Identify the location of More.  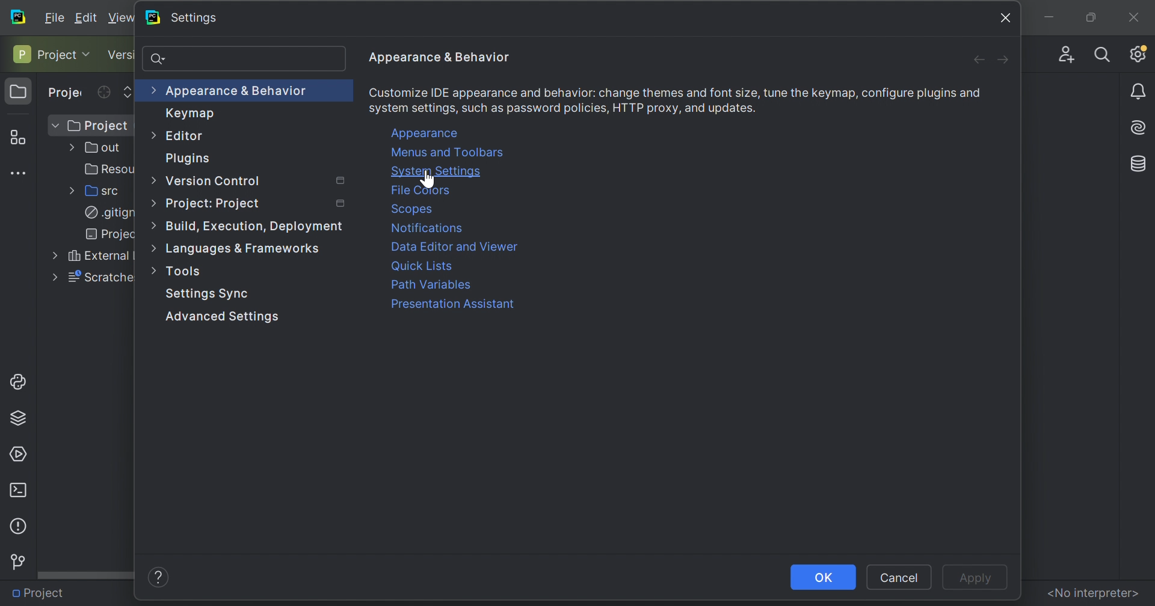
(155, 269).